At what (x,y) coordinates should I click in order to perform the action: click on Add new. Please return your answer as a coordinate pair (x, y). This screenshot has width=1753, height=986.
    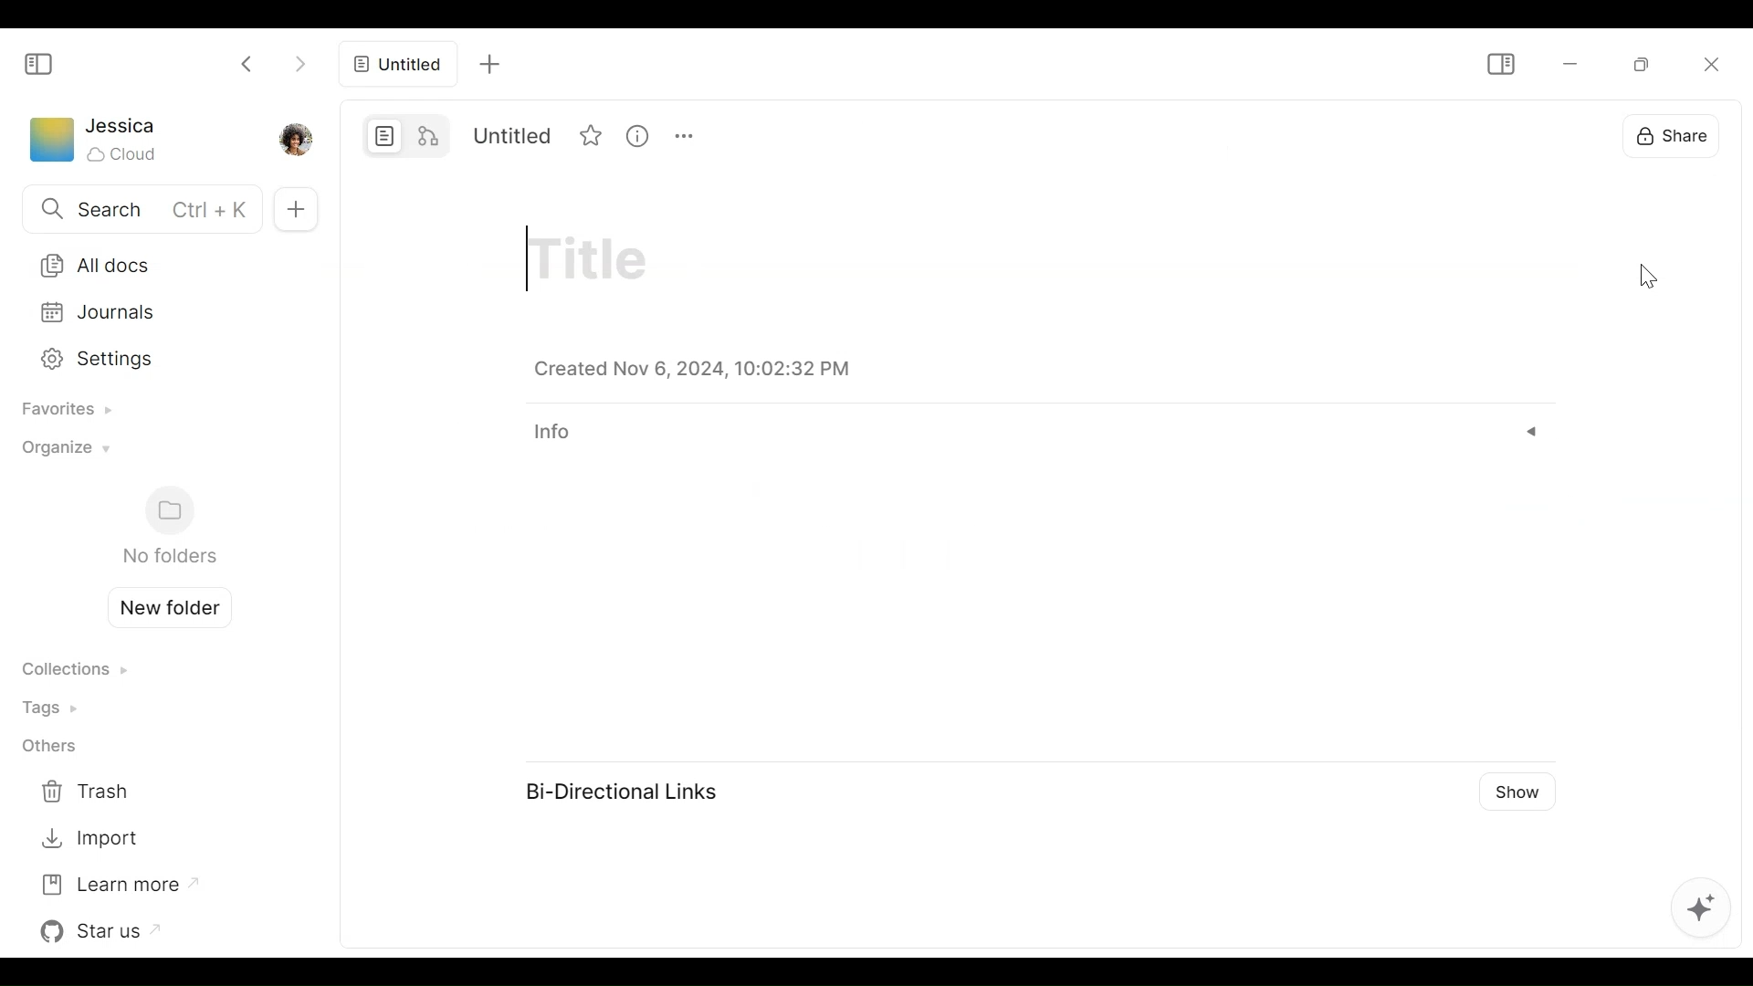
    Looking at the image, I should click on (293, 208).